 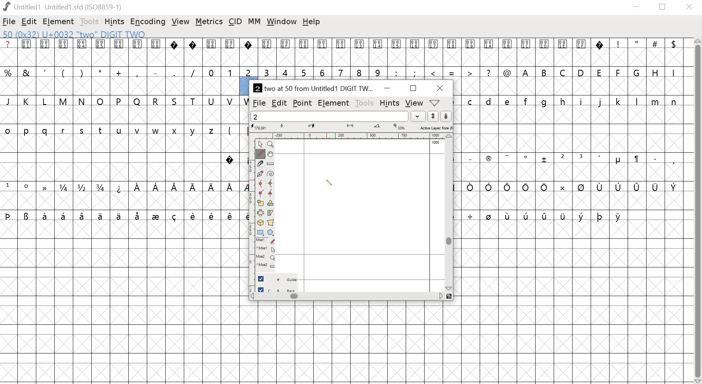 I want to click on back layer, so click(x=279, y=288).